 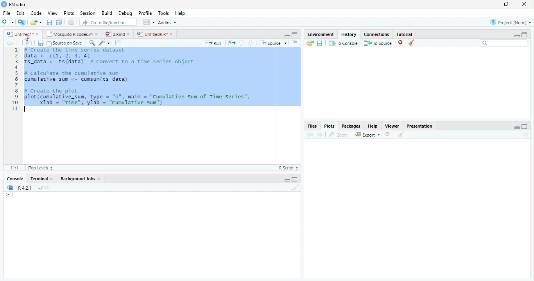 I want to click on Tools, so click(x=163, y=14).